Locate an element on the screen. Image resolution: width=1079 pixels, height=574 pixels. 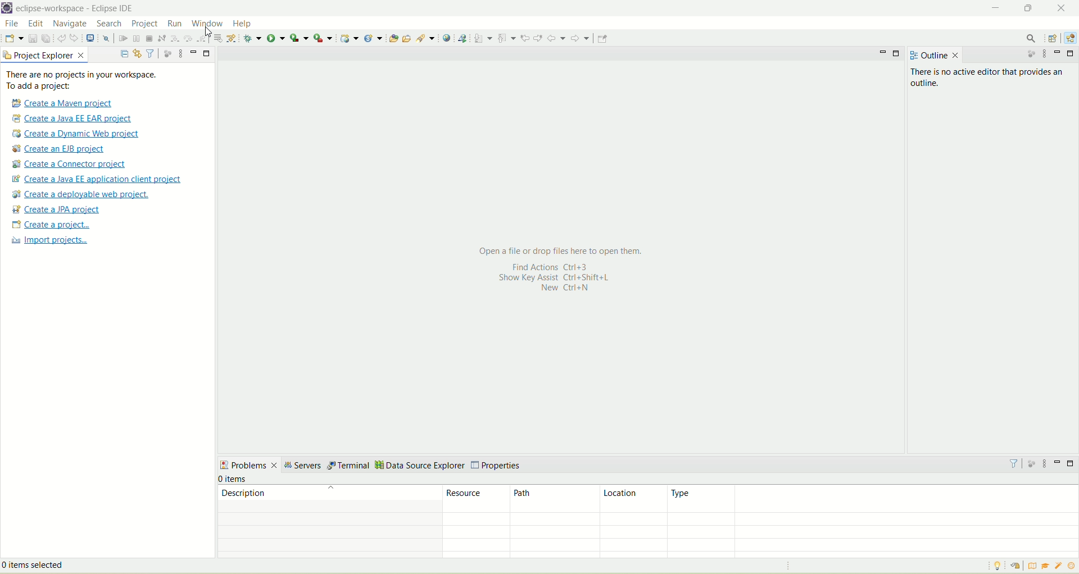
minimize is located at coordinates (1058, 462).